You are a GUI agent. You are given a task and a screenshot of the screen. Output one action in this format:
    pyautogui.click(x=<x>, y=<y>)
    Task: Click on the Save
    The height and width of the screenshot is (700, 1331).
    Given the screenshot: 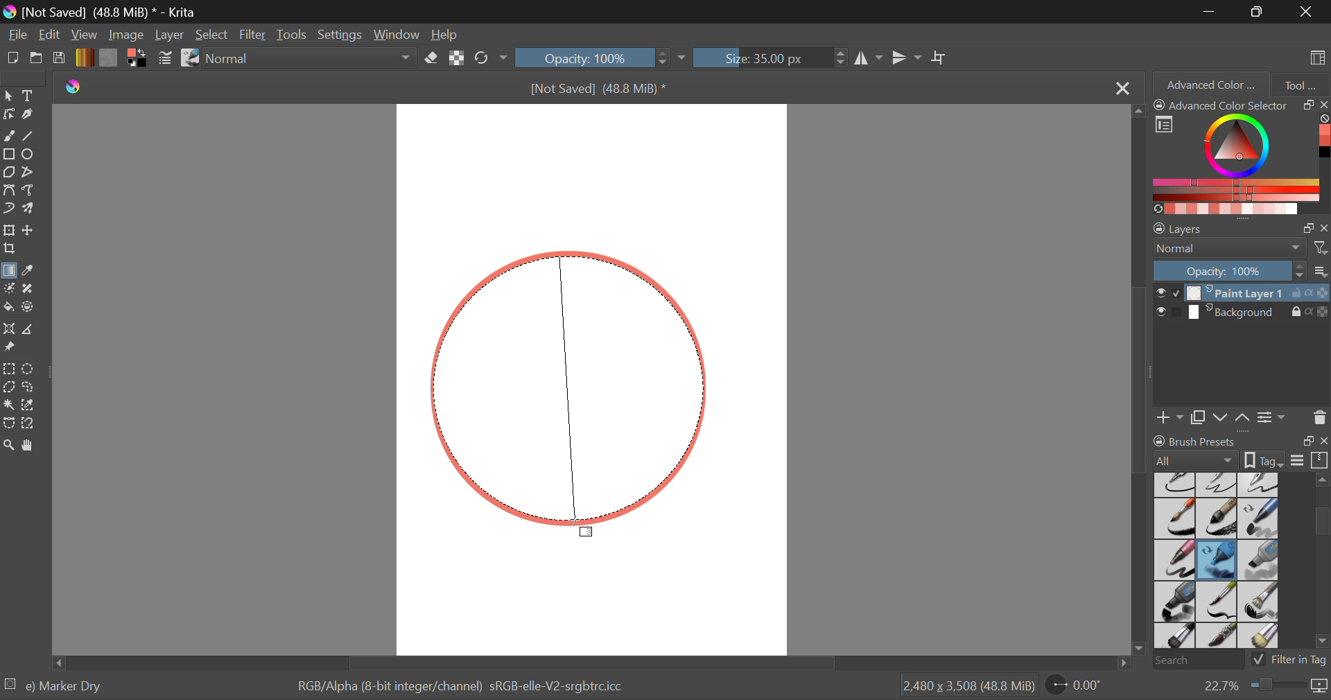 What is the action you would take?
    pyautogui.click(x=60, y=59)
    